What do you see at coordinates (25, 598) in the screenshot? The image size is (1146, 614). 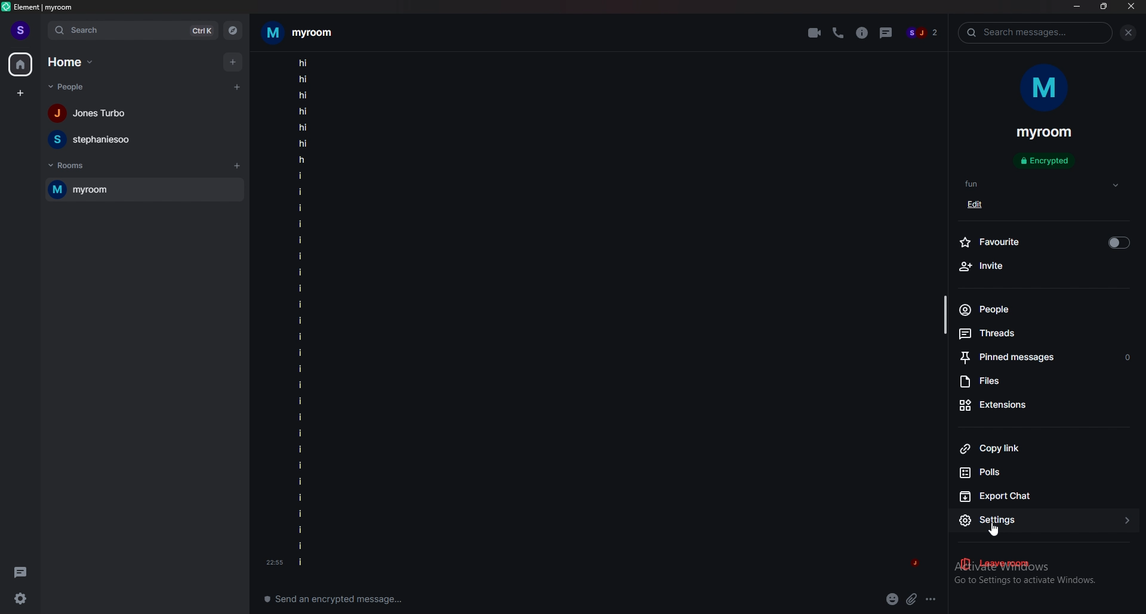 I see `settings` at bounding box center [25, 598].